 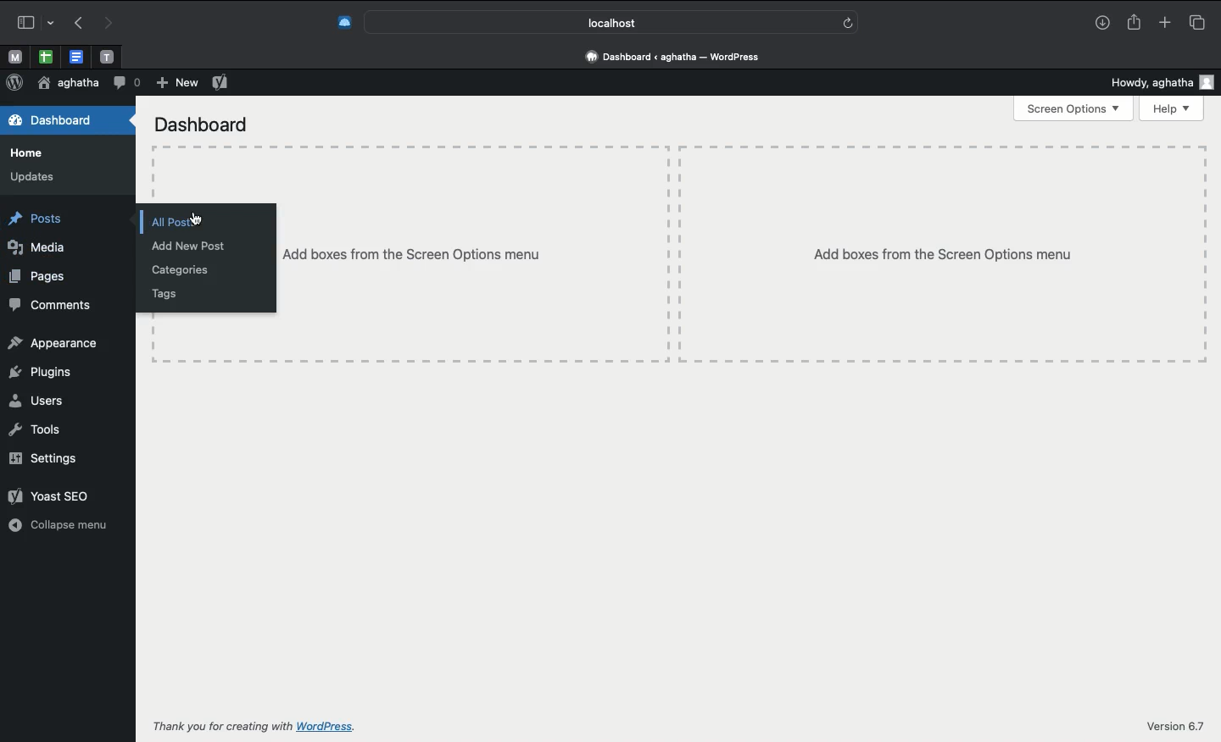 What do you see at coordinates (200, 218) in the screenshot?
I see `cursor` at bounding box center [200, 218].